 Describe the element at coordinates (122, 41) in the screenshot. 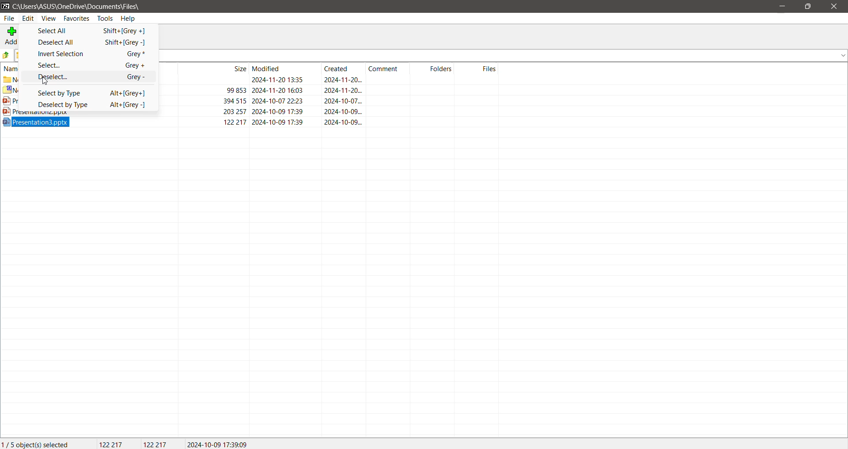

I see `Shift+[Grey -1` at that location.